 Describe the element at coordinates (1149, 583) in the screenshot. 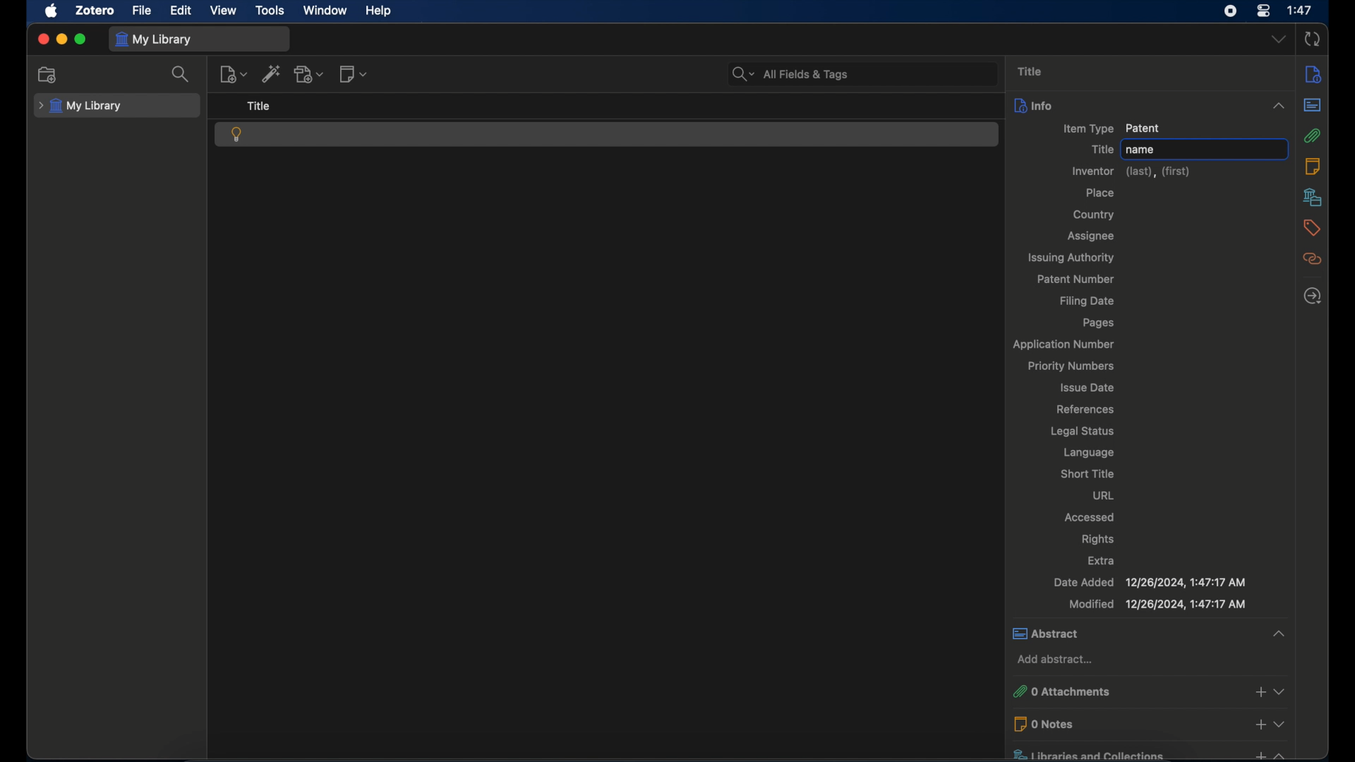

I see `date added 12/26/2024, 1:47:17 AM` at that location.